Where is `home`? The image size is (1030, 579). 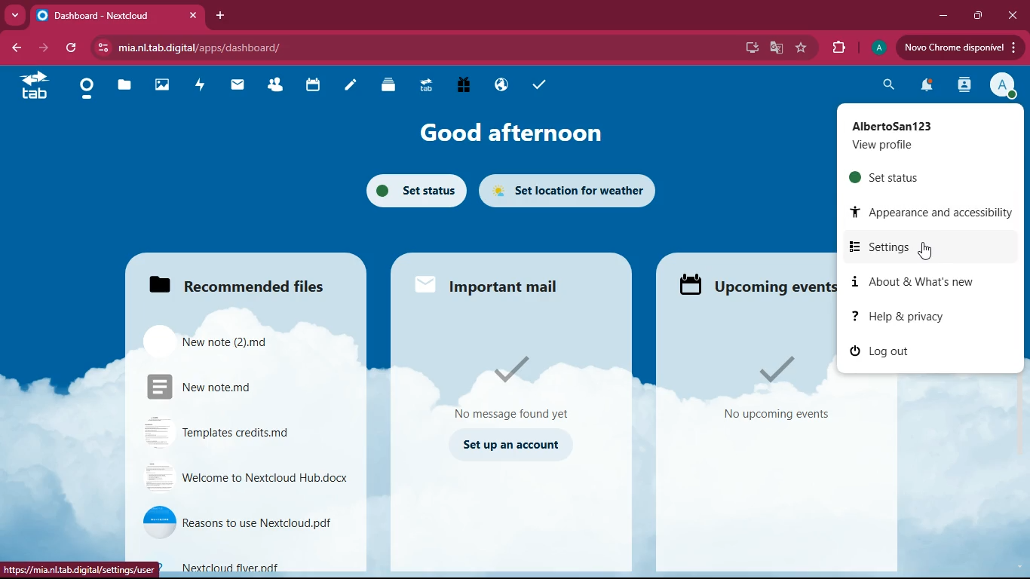 home is located at coordinates (81, 89).